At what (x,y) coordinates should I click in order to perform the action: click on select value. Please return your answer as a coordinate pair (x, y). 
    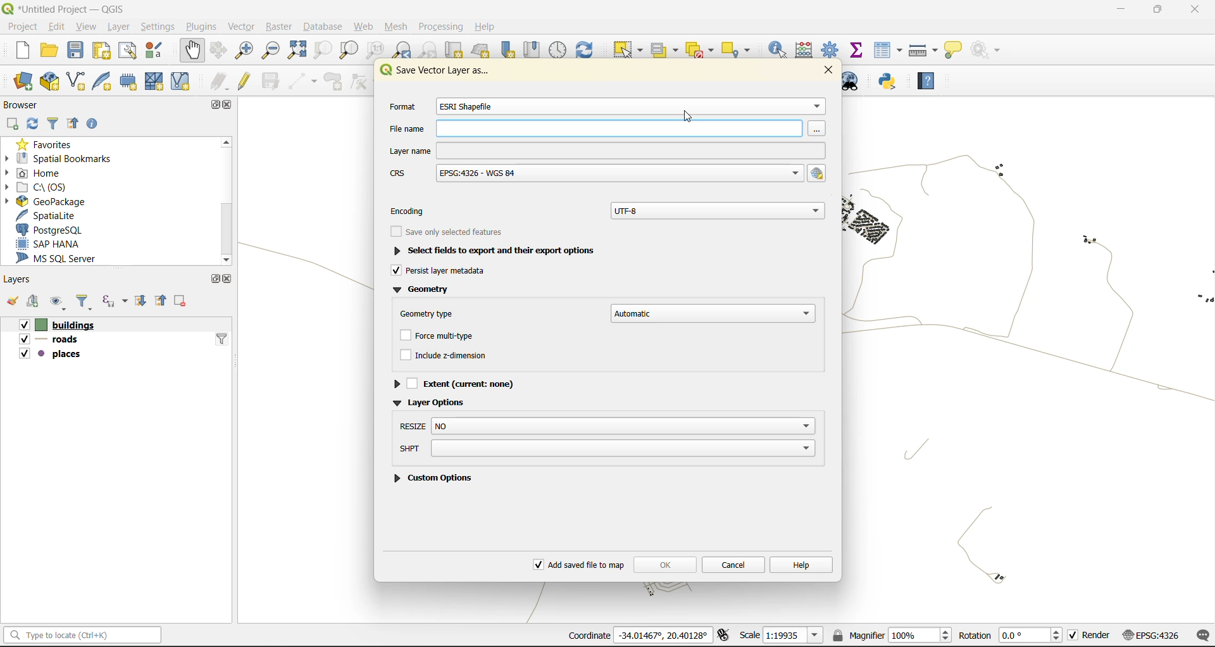
    Looking at the image, I should click on (666, 50).